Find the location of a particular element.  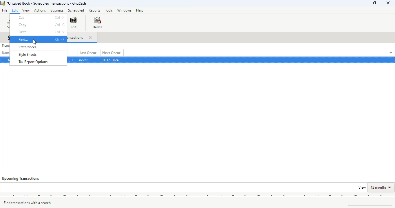

shortcut for paste is located at coordinates (60, 32).